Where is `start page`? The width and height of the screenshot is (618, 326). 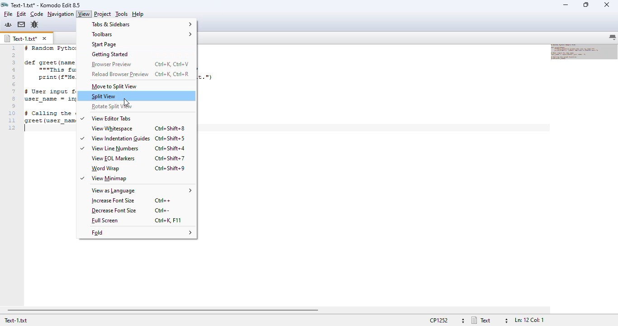 start page is located at coordinates (104, 44).